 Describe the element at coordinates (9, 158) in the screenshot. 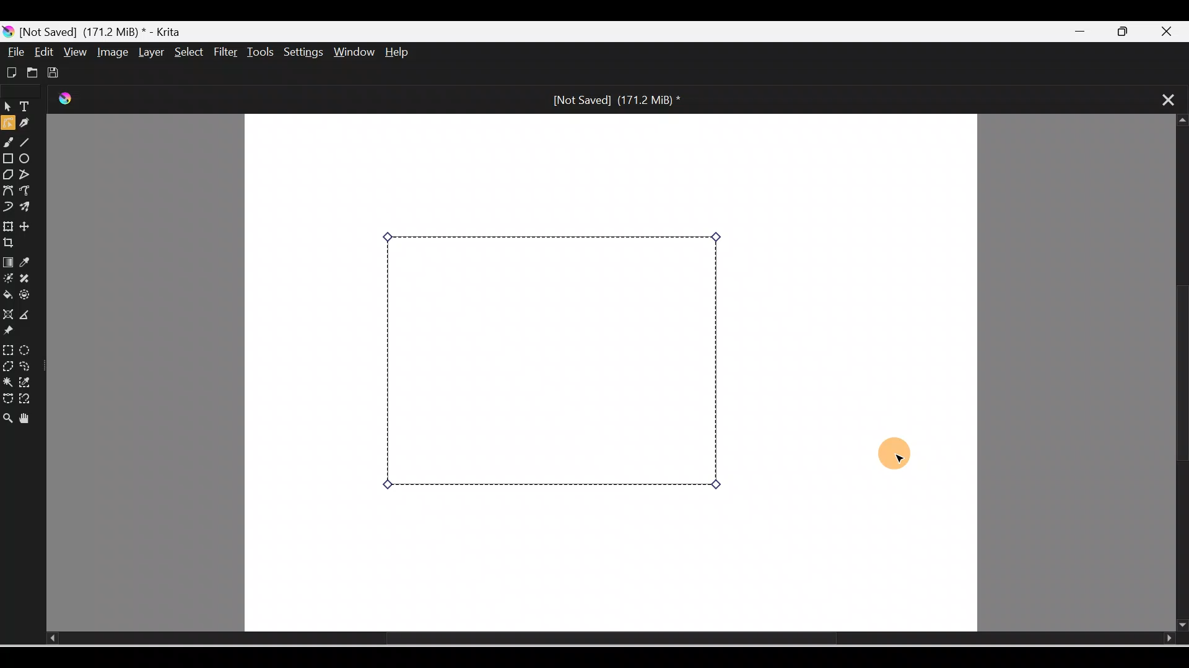

I see `Rectangle` at that location.